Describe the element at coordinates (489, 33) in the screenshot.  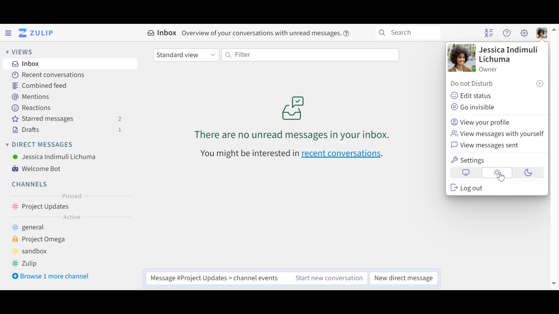
I see `Hide user list` at that location.